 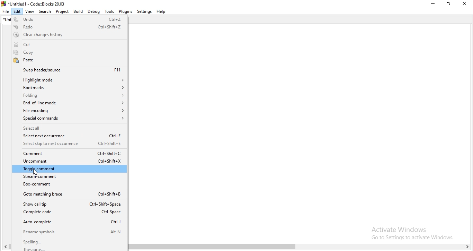 I want to click on Paste, so click(x=70, y=60).